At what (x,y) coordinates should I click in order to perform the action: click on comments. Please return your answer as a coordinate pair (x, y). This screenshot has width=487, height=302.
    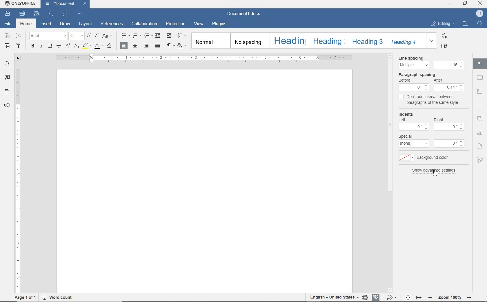
    Looking at the image, I should click on (7, 78).